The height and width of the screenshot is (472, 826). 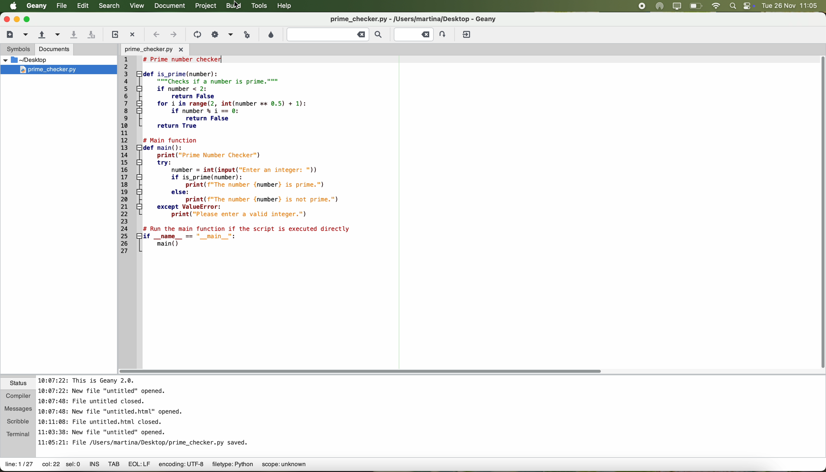 I want to click on build, so click(x=234, y=6).